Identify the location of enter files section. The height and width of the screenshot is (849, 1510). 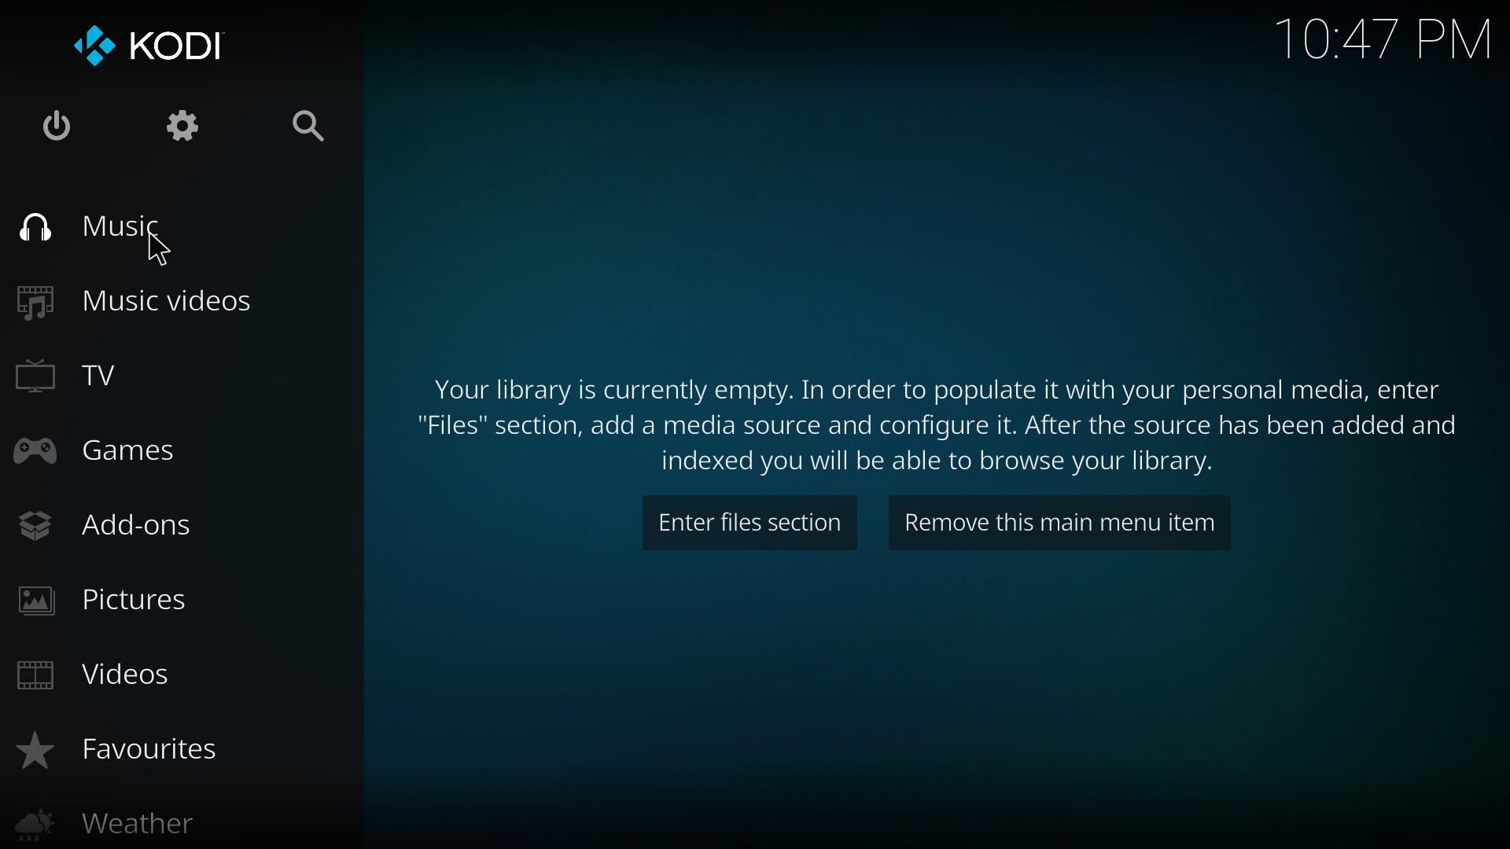
(751, 521).